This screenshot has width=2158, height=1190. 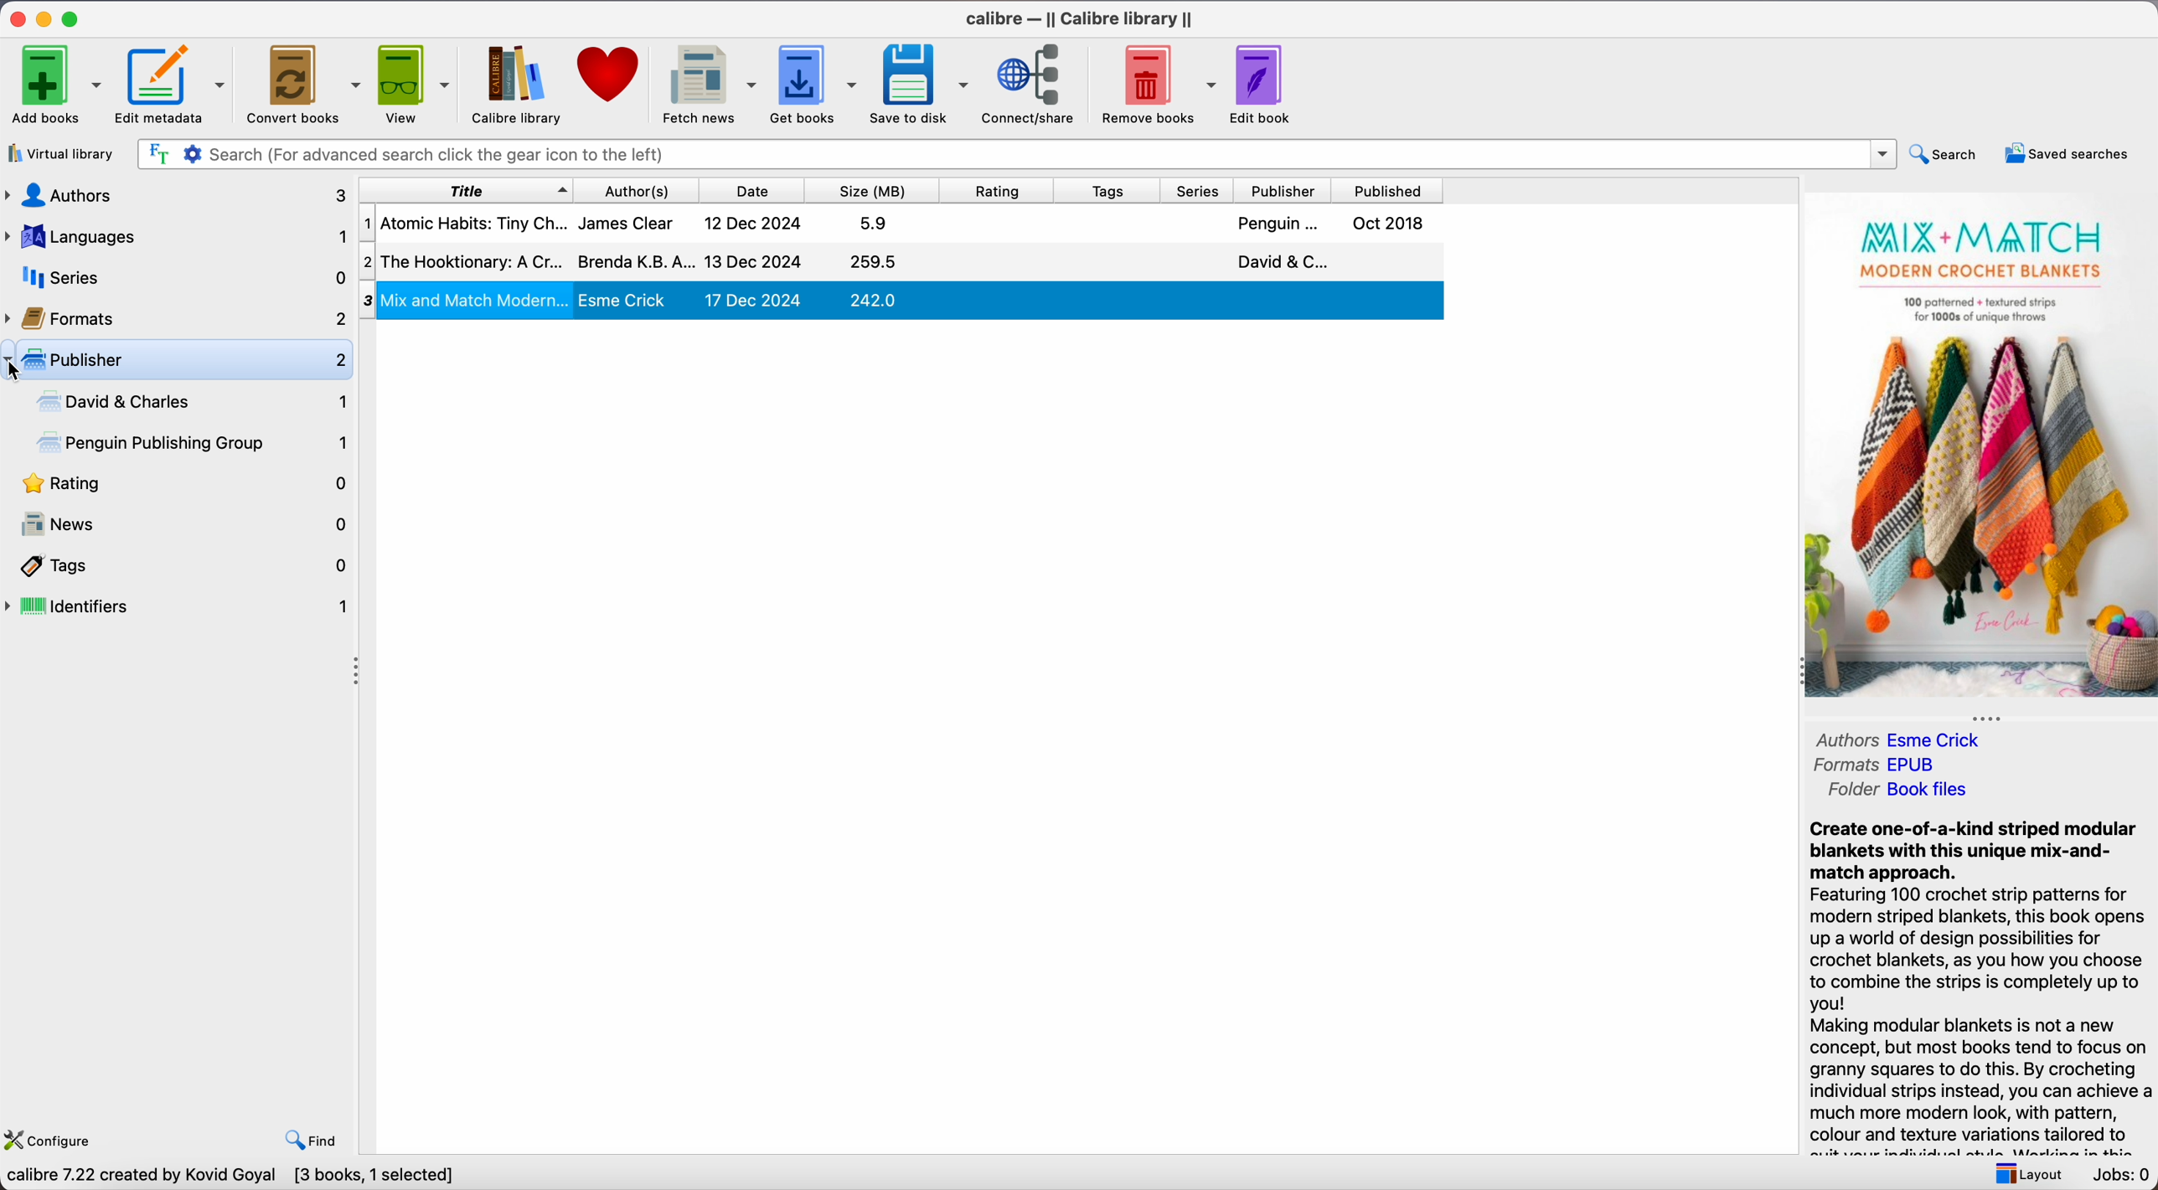 What do you see at coordinates (912, 298) in the screenshot?
I see `Mix and Match Modern...` at bounding box center [912, 298].